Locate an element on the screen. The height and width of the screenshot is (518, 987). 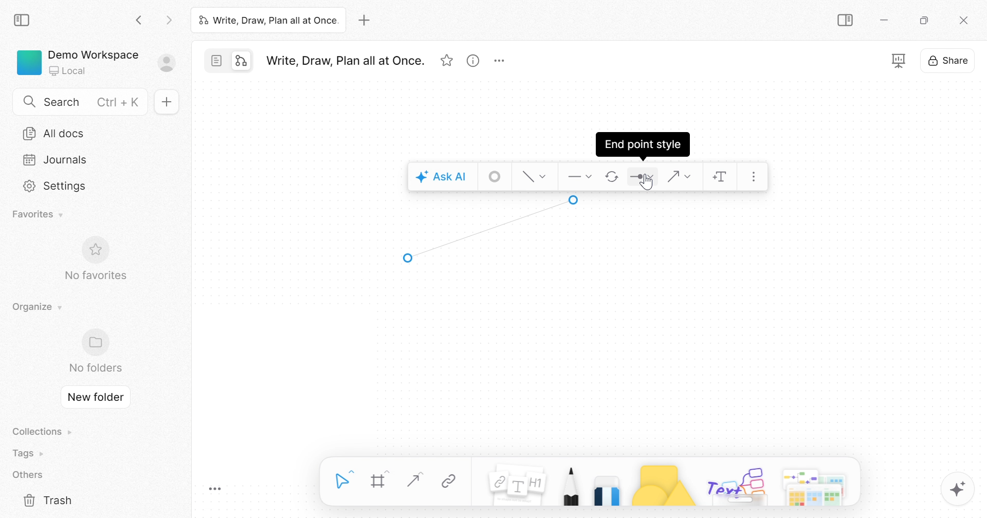
New doc is located at coordinates (169, 102).